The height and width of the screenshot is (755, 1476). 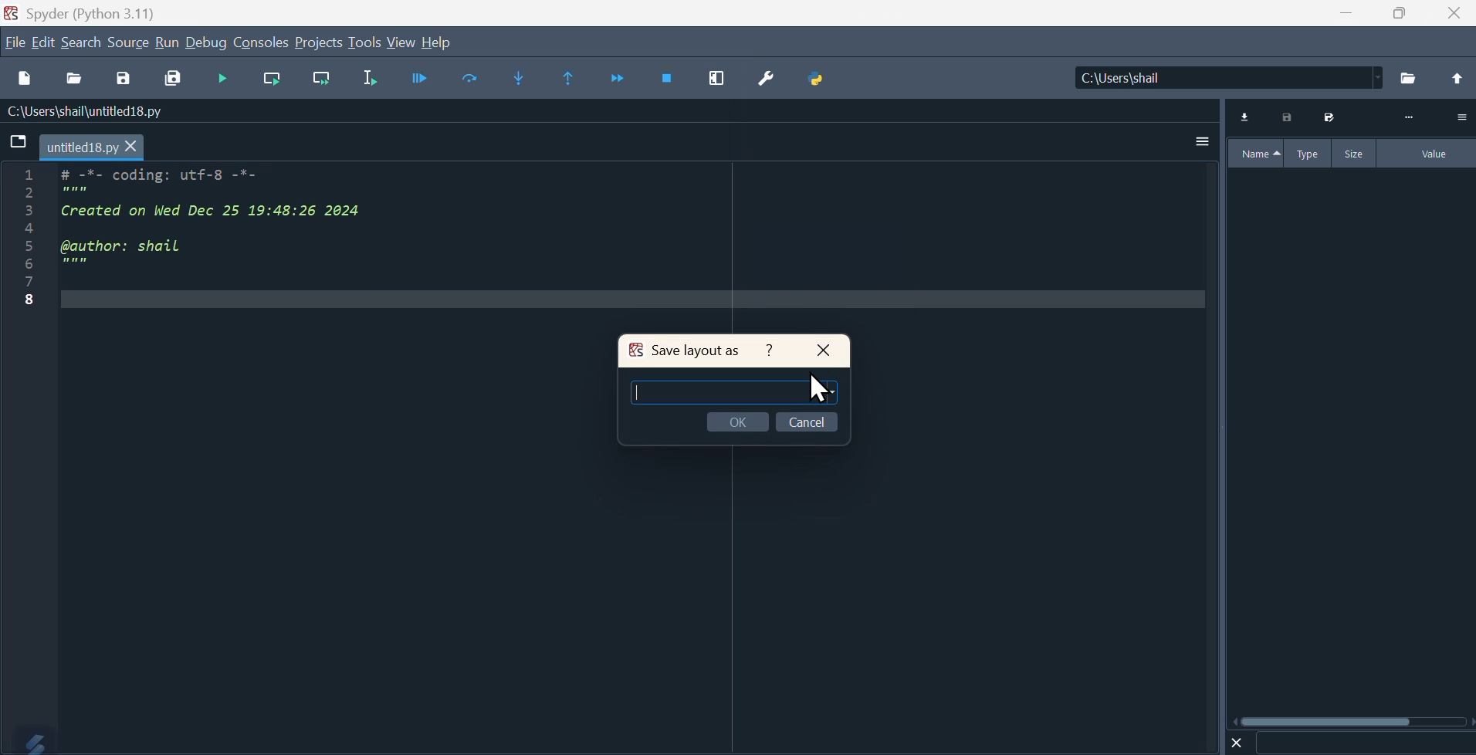 I want to click on Debugger, so click(x=419, y=78).